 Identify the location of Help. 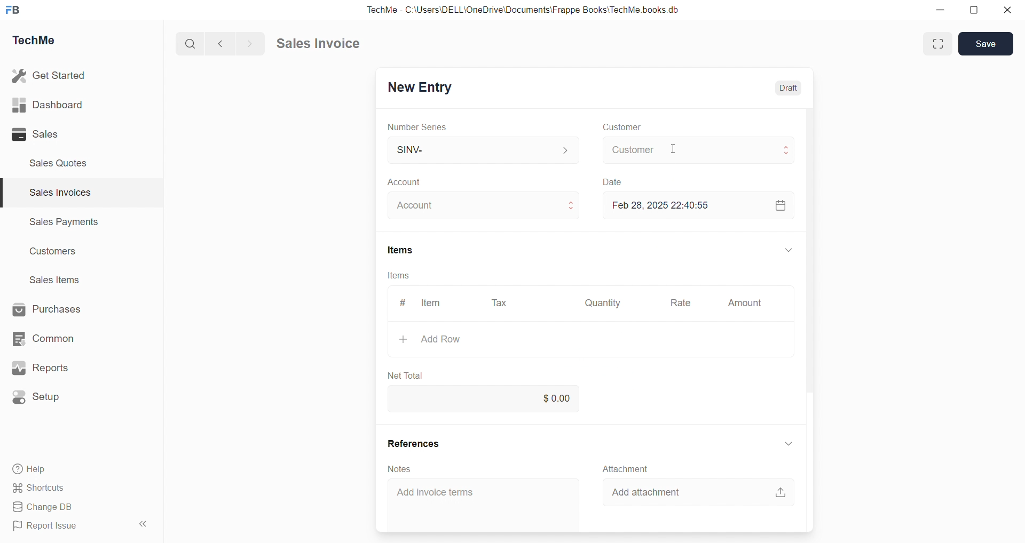
(31, 469).